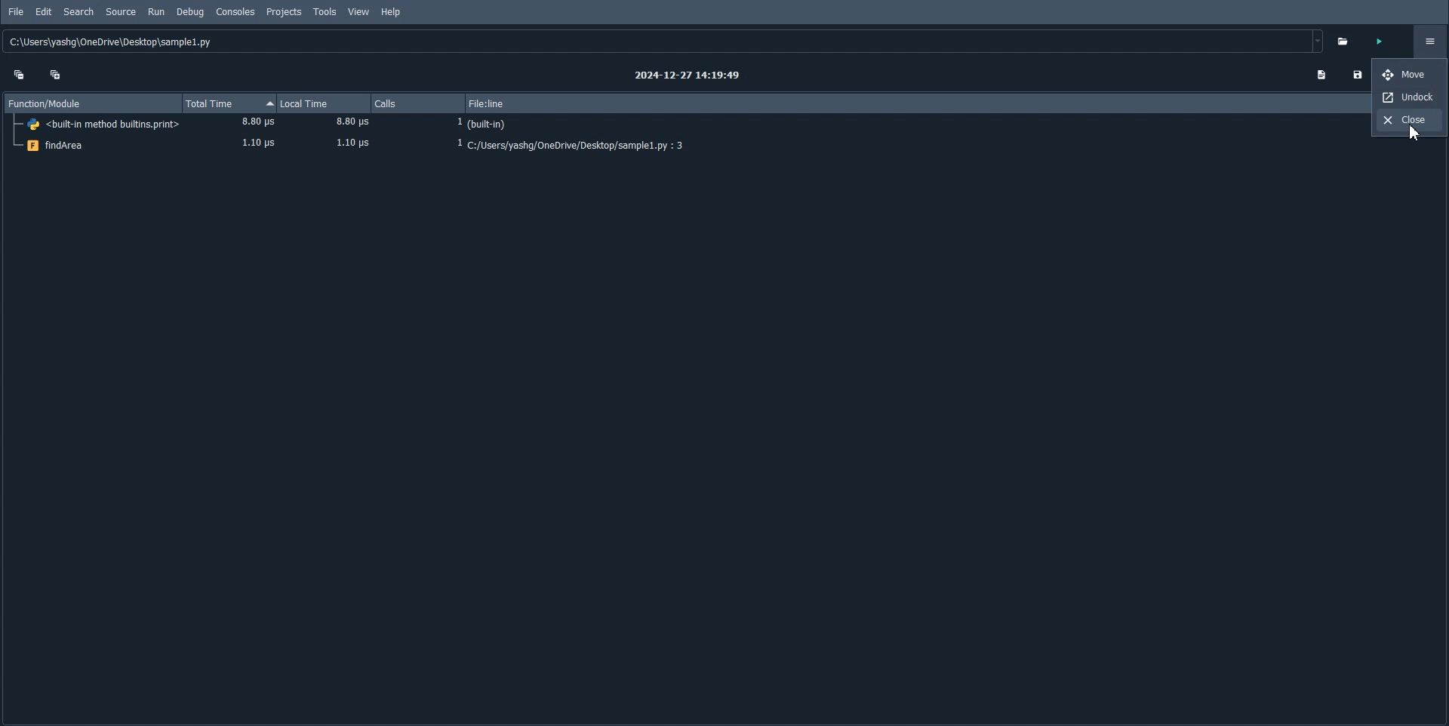 Image resolution: width=1449 pixels, height=726 pixels. I want to click on File, so click(17, 12).